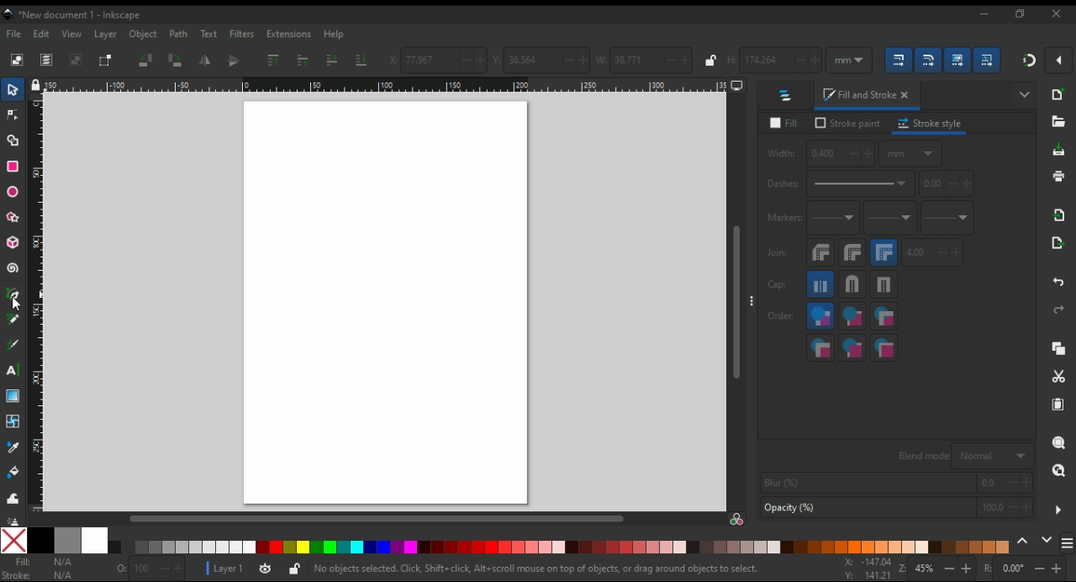 The width and height of the screenshot is (1076, 582). Describe the element at coordinates (377, 519) in the screenshot. I see `scroll bar` at that location.